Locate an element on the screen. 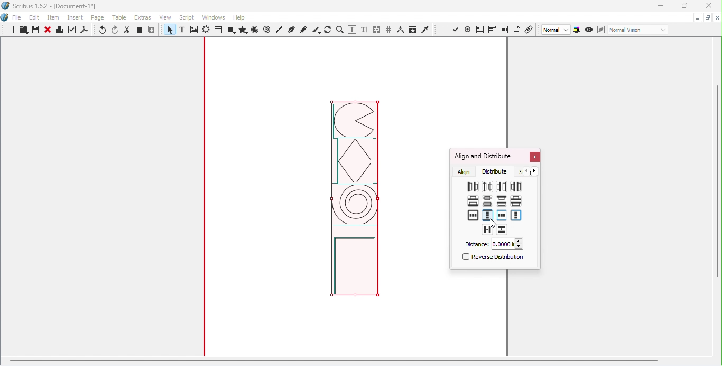 This screenshot has height=366, width=722. Copy is located at coordinates (139, 31).